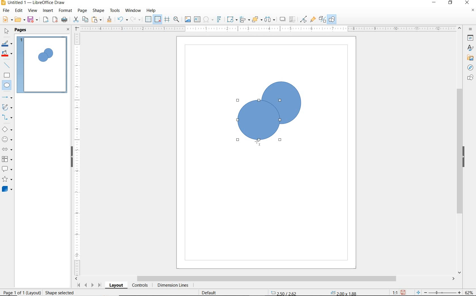 This screenshot has width=476, height=296. Describe the element at coordinates (218, 19) in the screenshot. I see `INSERT FONTWORK TEXT` at that location.